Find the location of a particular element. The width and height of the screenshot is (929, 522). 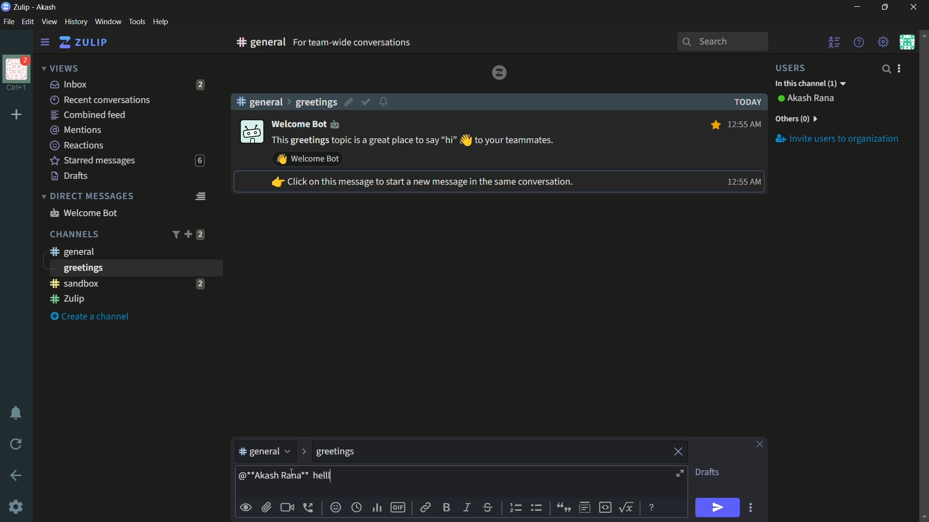

channels is located at coordinates (74, 234).